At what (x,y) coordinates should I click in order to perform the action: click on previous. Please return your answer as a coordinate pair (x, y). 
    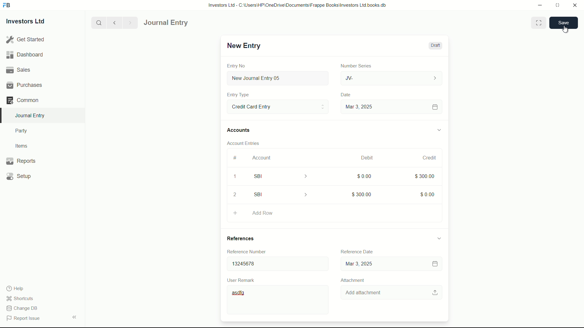
    Looking at the image, I should click on (114, 22).